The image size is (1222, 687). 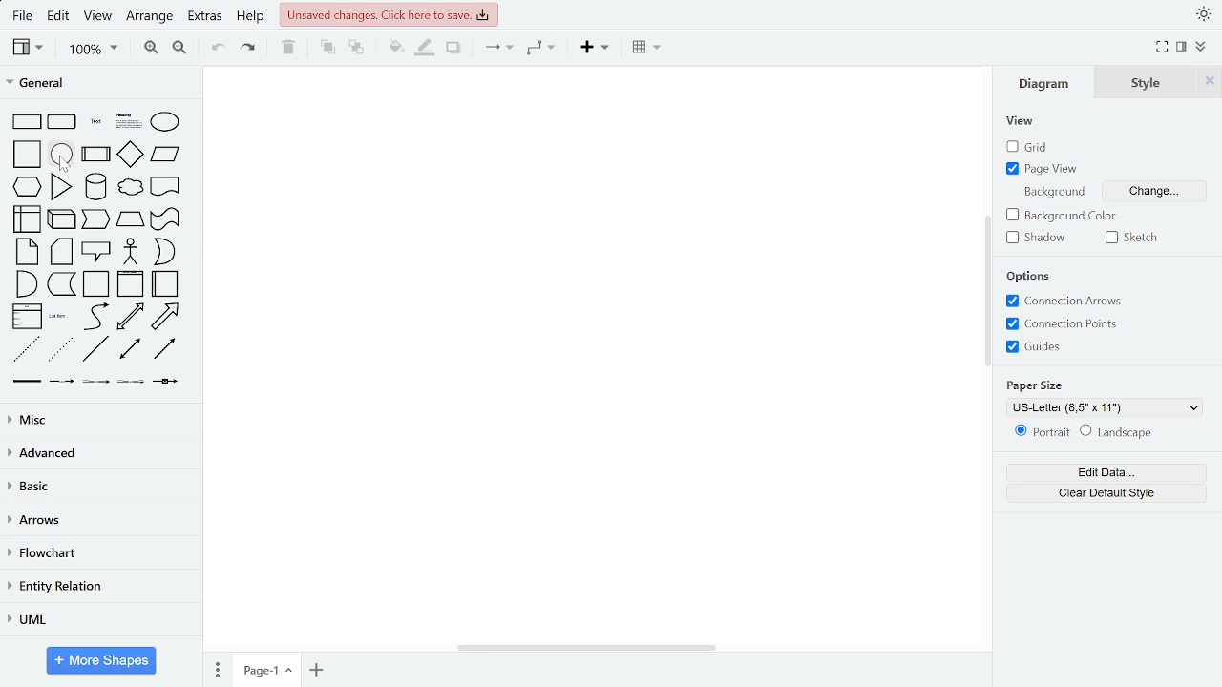 What do you see at coordinates (62, 381) in the screenshot?
I see `link with label` at bounding box center [62, 381].